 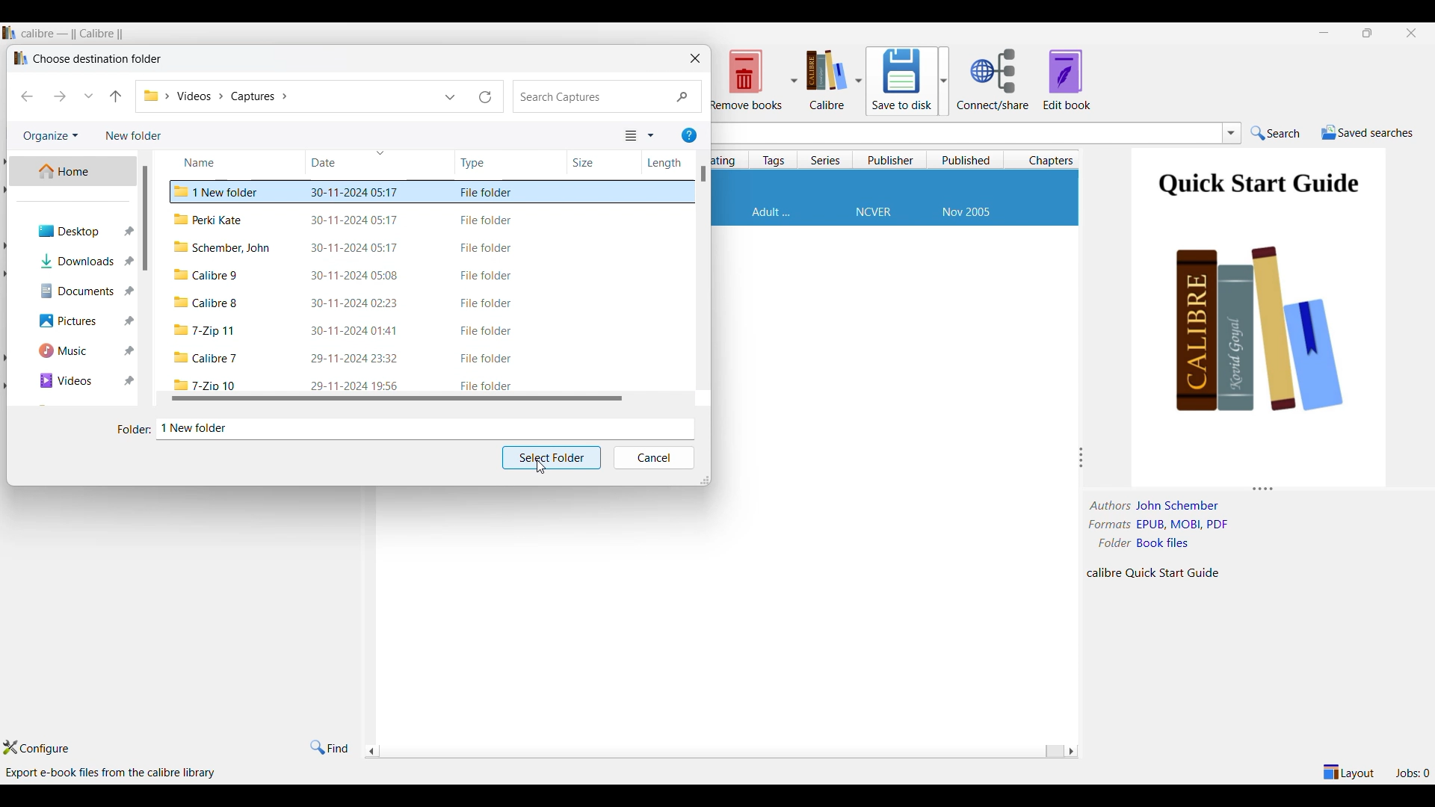 What do you see at coordinates (210, 221) in the screenshot?
I see `folder` at bounding box center [210, 221].